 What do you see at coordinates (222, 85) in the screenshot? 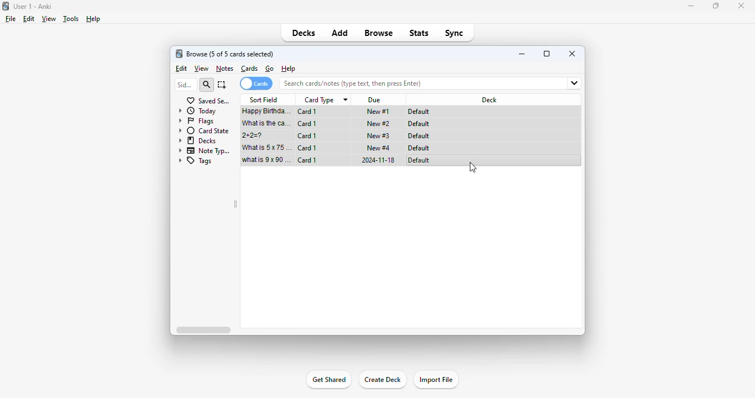
I see `select` at bounding box center [222, 85].